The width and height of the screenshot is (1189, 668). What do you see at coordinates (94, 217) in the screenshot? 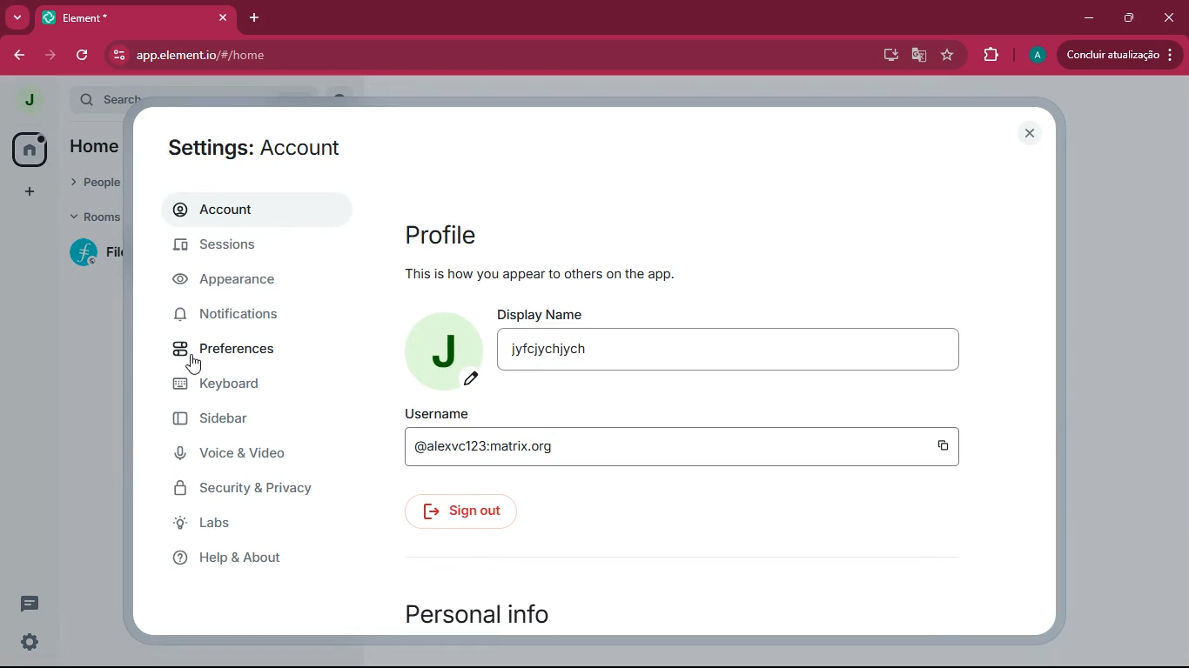
I see `rooms` at bounding box center [94, 217].